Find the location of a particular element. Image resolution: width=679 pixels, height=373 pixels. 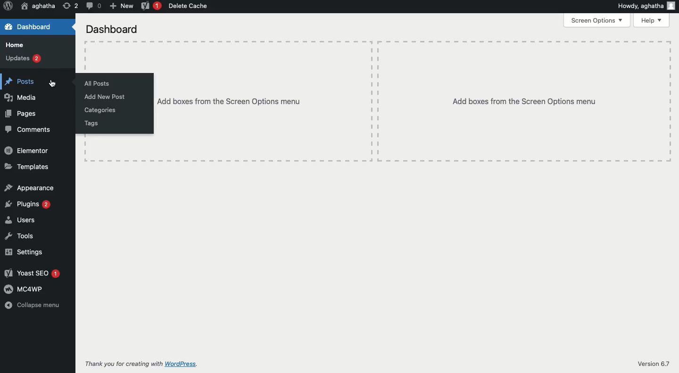

All posts is located at coordinates (99, 82).